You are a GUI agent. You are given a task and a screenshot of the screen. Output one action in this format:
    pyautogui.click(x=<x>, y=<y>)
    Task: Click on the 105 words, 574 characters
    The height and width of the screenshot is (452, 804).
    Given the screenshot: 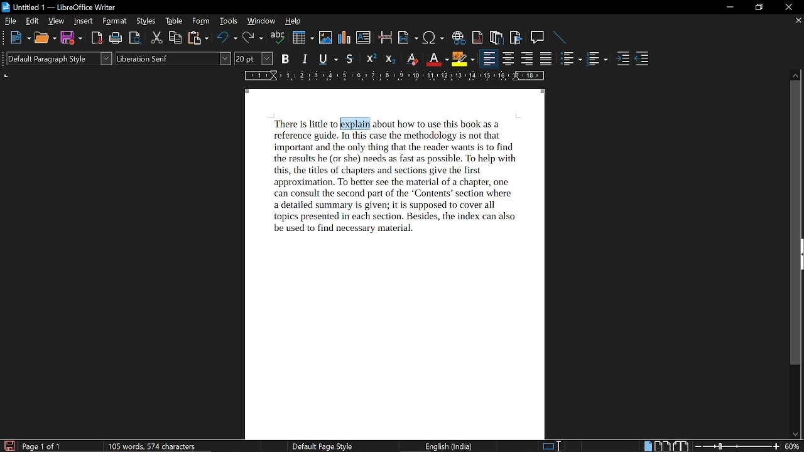 What is the action you would take?
    pyautogui.click(x=151, y=447)
    